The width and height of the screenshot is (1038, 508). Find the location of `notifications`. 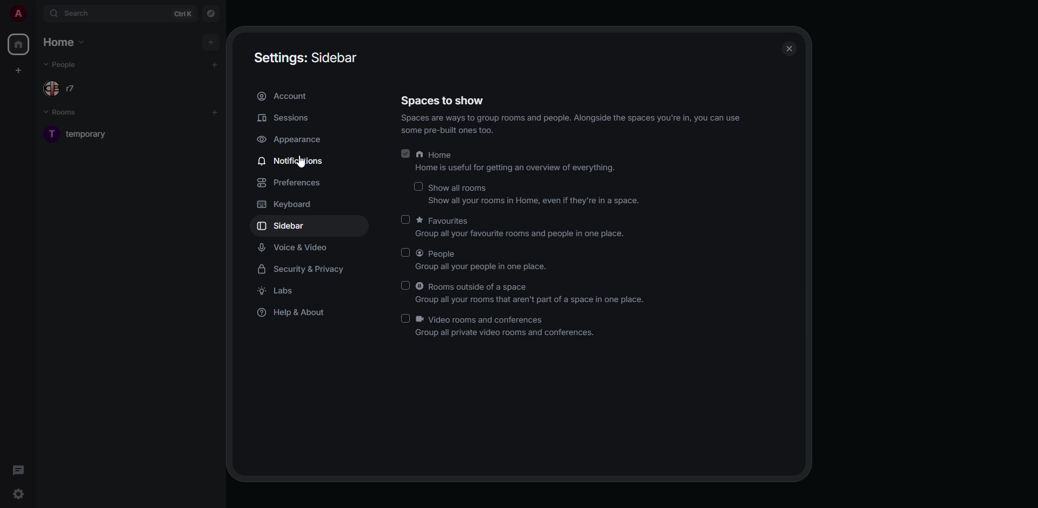

notifications is located at coordinates (291, 162).